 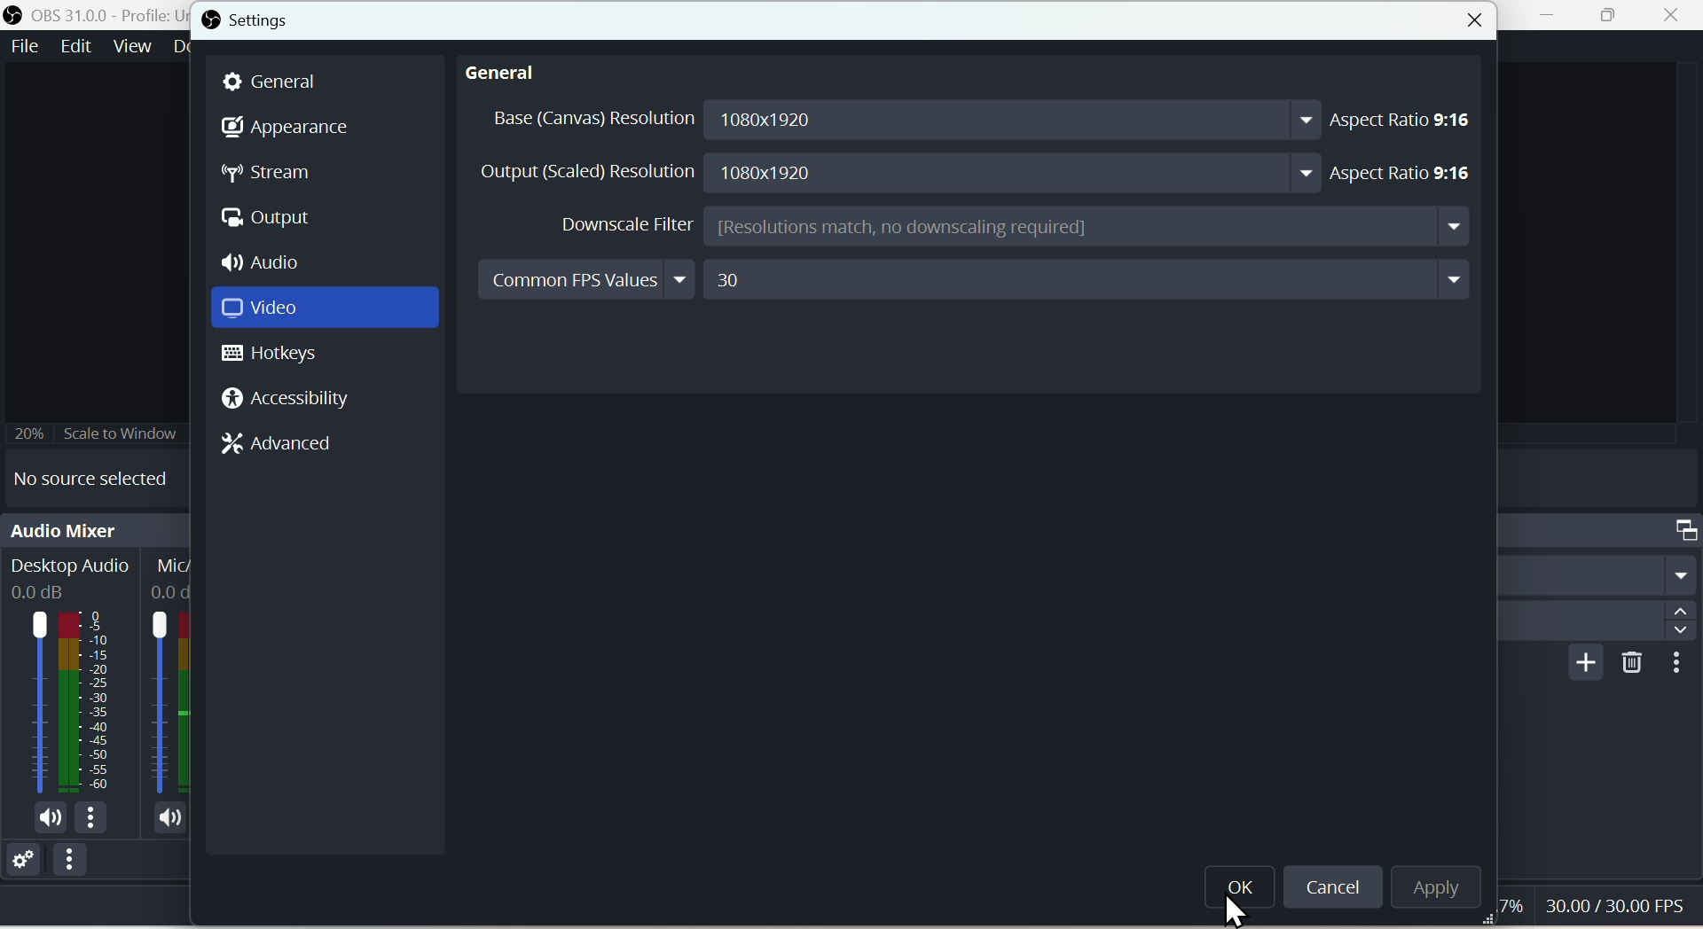 I want to click on general, so click(x=508, y=76).